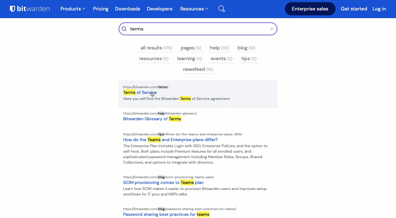 This screenshot has height=218, width=396. I want to click on https:/bitwarden.com/tips/#how-do-the-teams-and-enterprise-plans-differ

How do the Teams and Enterprise plans differ?

The Enterprise Plan includes Login with SSO, Enterprise Policies, and the option to
self-host. Both plans include Premium features for all enrolled users, and
sophisticated password management including Member Roles, Groups, Shared
Collections, and options to integrate with directory, so click(195, 149).